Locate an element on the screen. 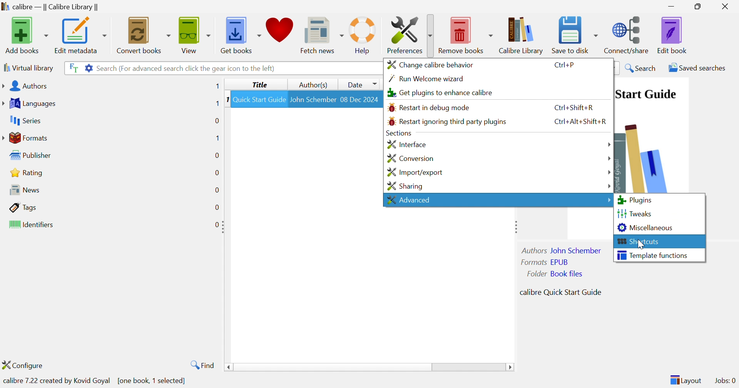 The width and height of the screenshot is (739, 388). Drop Down is located at coordinates (609, 145).